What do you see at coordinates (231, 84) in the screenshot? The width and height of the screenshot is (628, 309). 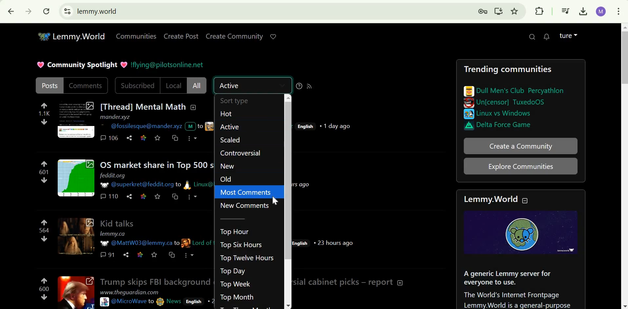 I see `Active` at bounding box center [231, 84].